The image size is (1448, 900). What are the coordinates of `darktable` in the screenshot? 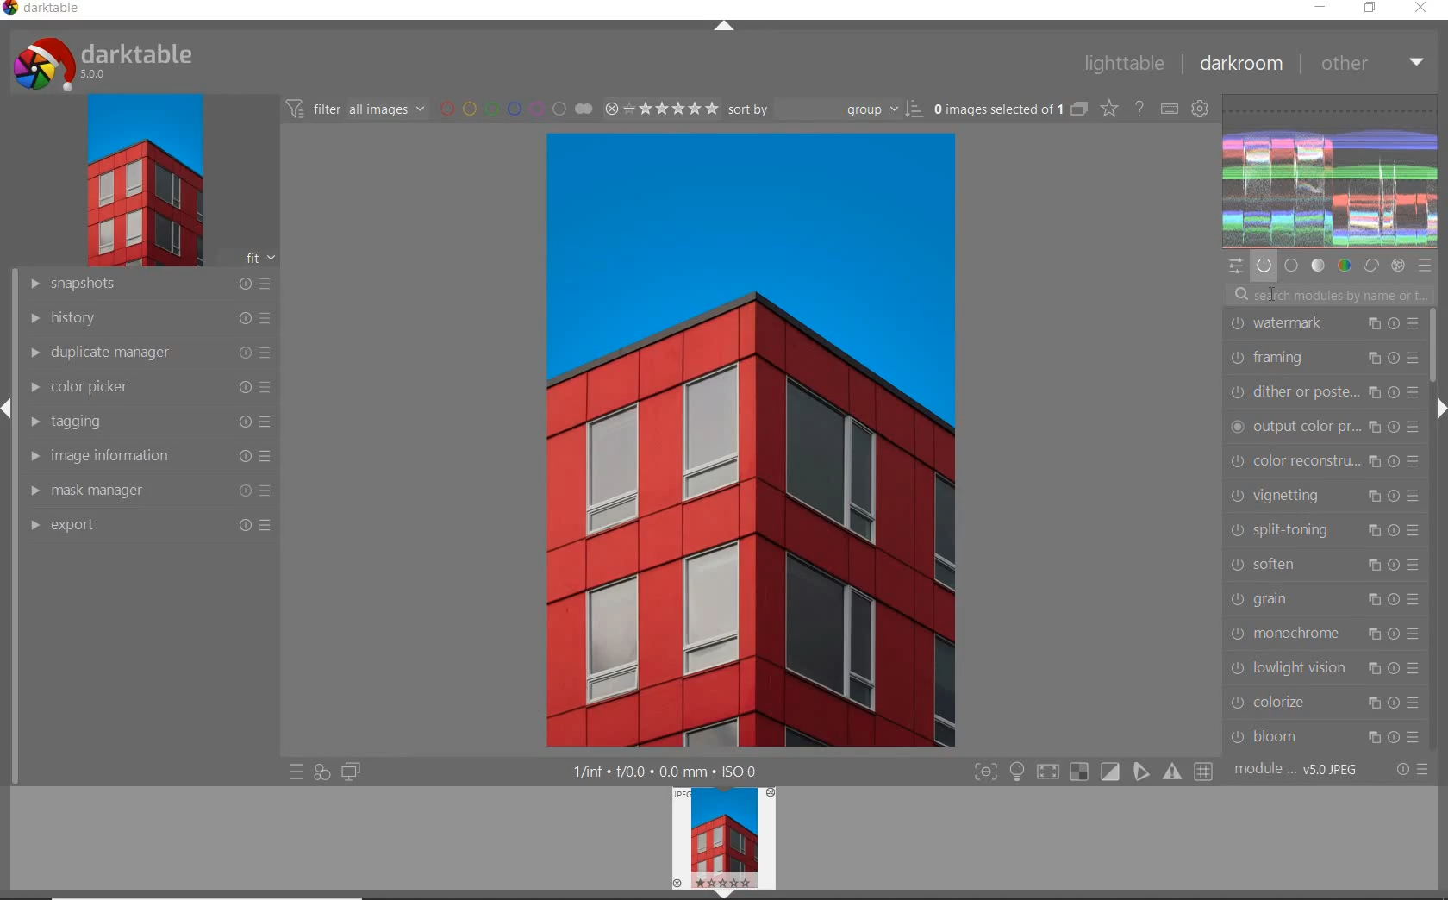 It's located at (51, 11).